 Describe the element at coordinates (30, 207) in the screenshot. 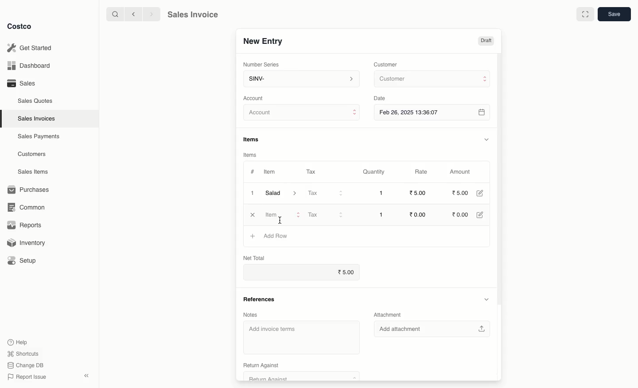

I see `Common` at that location.